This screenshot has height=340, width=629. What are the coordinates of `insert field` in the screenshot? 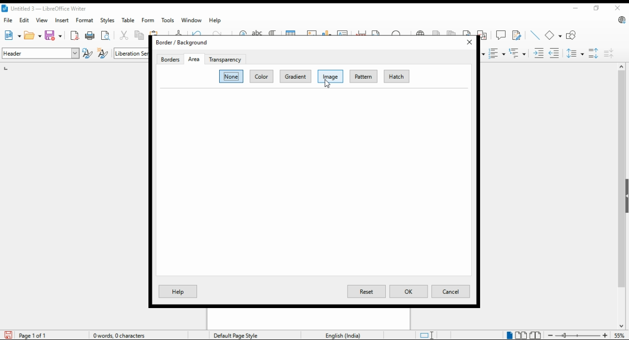 It's located at (380, 32).